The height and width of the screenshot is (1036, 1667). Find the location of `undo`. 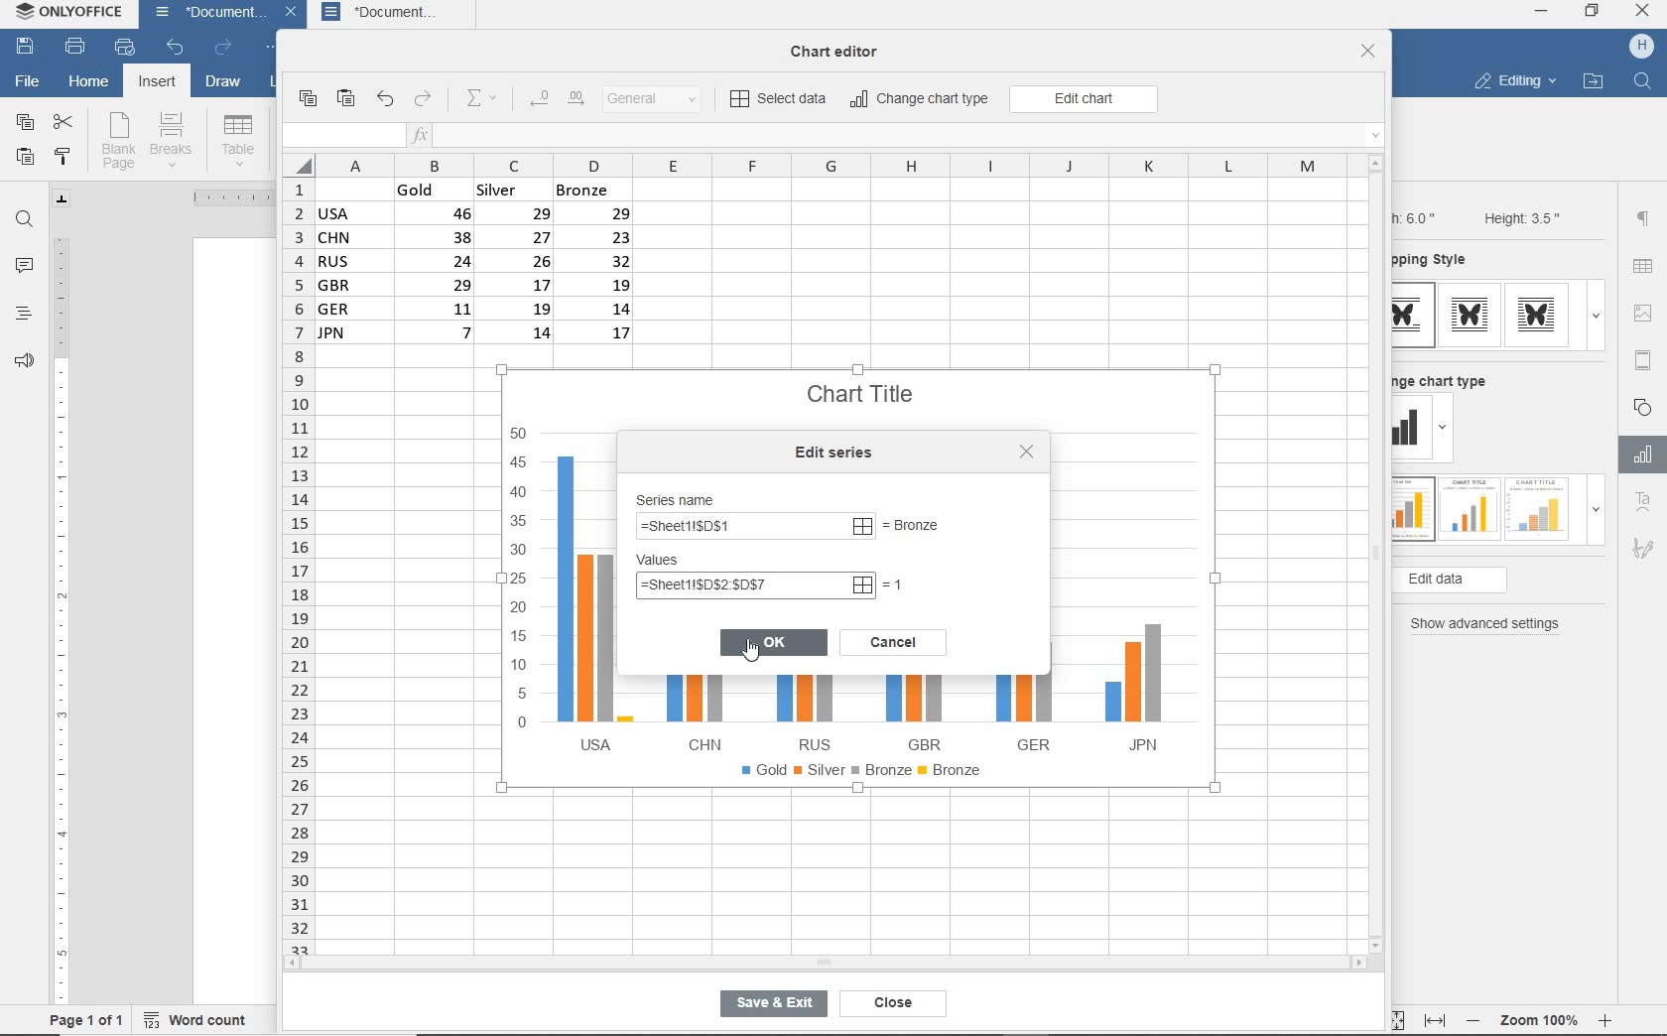

undo is located at coordinates (384, 100).